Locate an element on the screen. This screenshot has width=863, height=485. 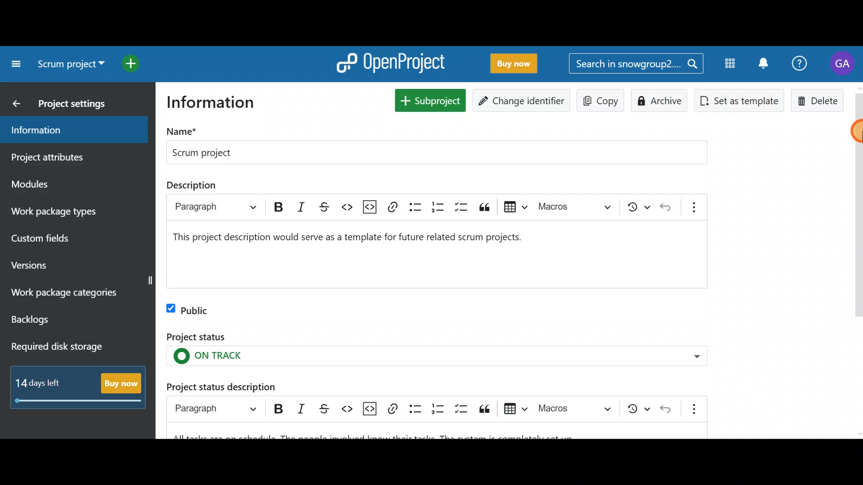
Italic is located at coordinates (304, 408).